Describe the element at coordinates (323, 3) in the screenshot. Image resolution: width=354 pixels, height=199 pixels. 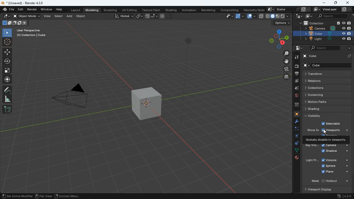
I see `minimize` at that location.